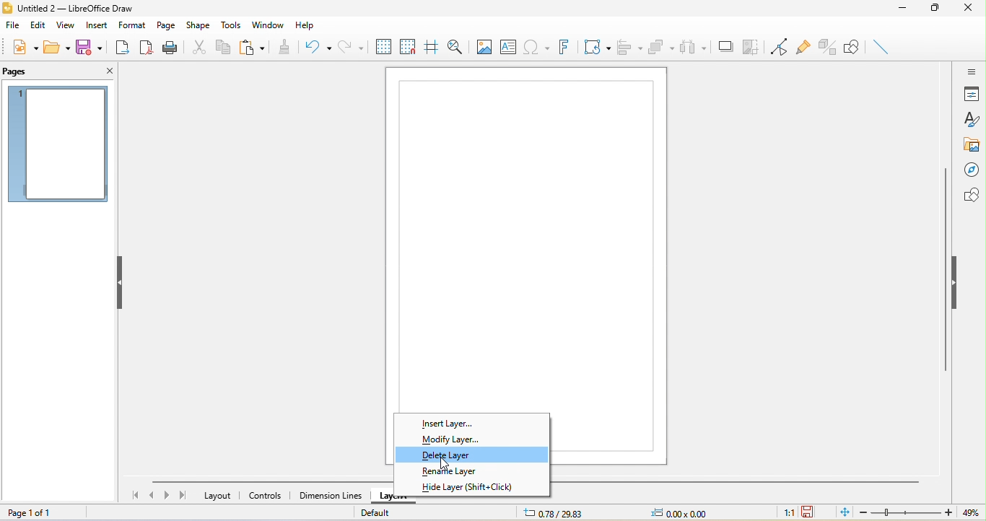  I want to click on cursor movement, so click(448, 463).